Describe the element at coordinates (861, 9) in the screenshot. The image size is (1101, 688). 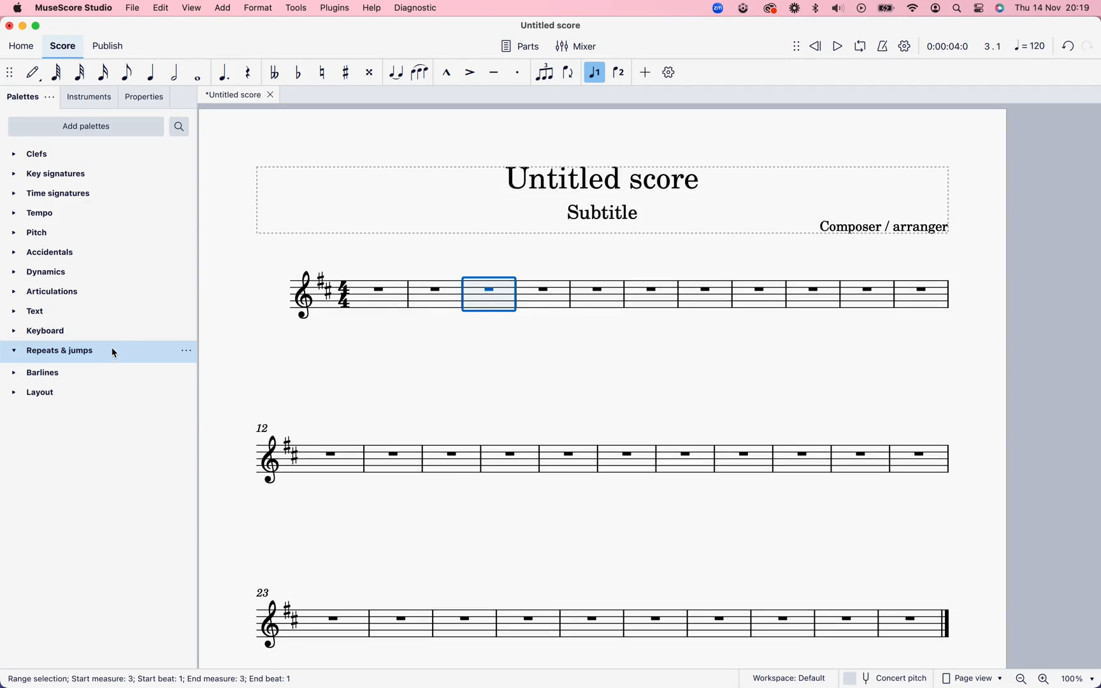
I see `play` at that location.